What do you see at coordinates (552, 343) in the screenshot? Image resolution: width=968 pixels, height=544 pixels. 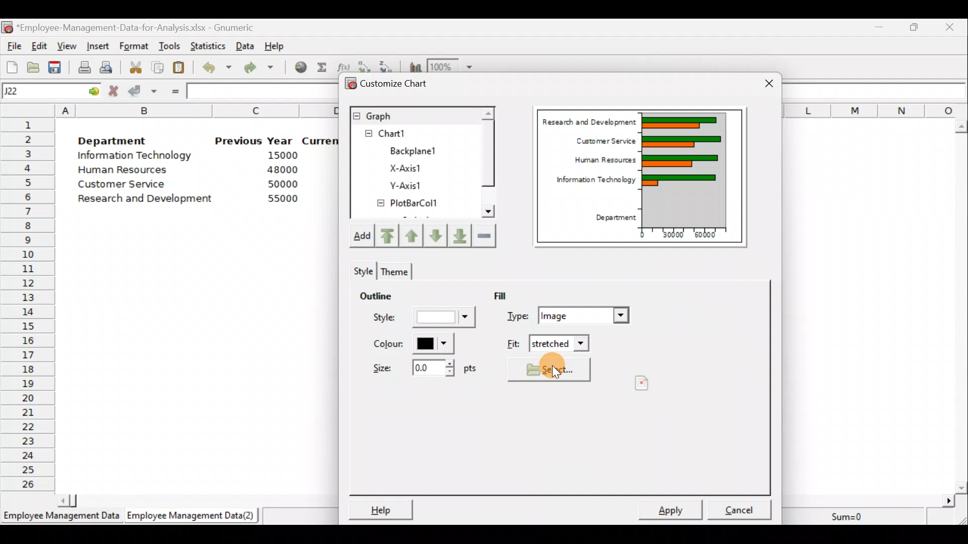 I see `Fit` at bounding box center [552, 343].